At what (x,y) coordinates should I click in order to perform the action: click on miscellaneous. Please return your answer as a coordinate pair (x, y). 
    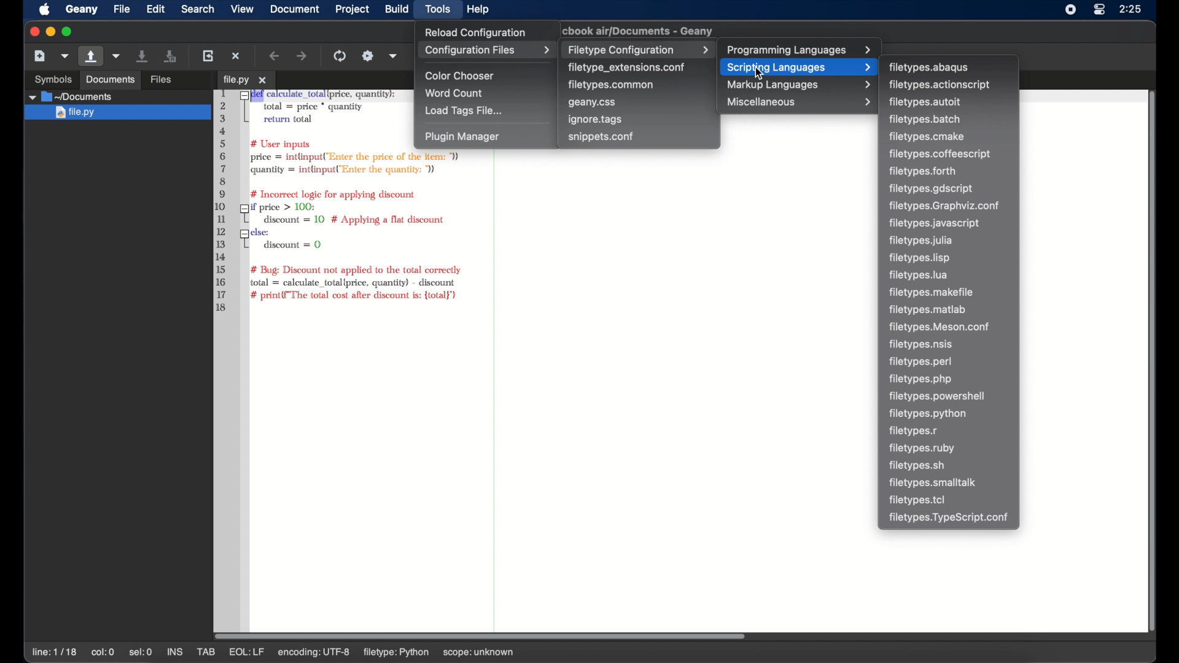
    Looking at the image, I should click on (800, 102).